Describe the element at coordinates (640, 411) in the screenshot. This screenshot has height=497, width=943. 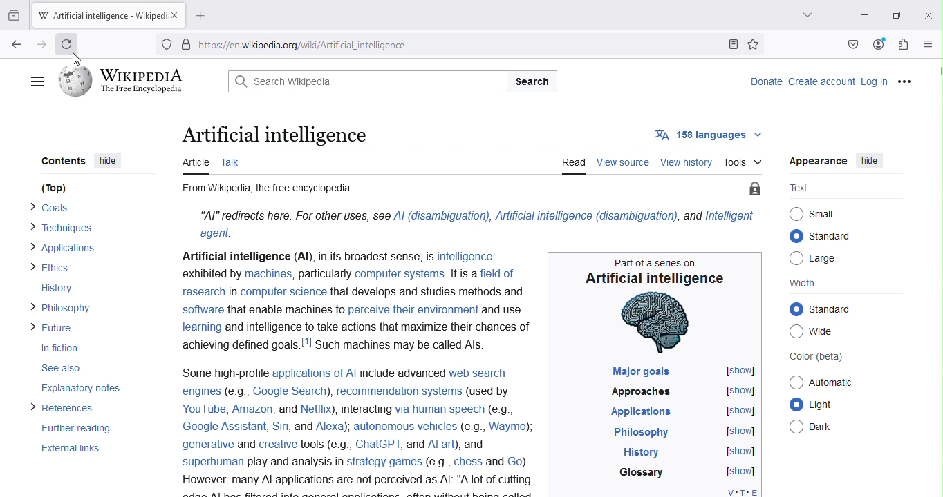
I see `Applications` at that location.